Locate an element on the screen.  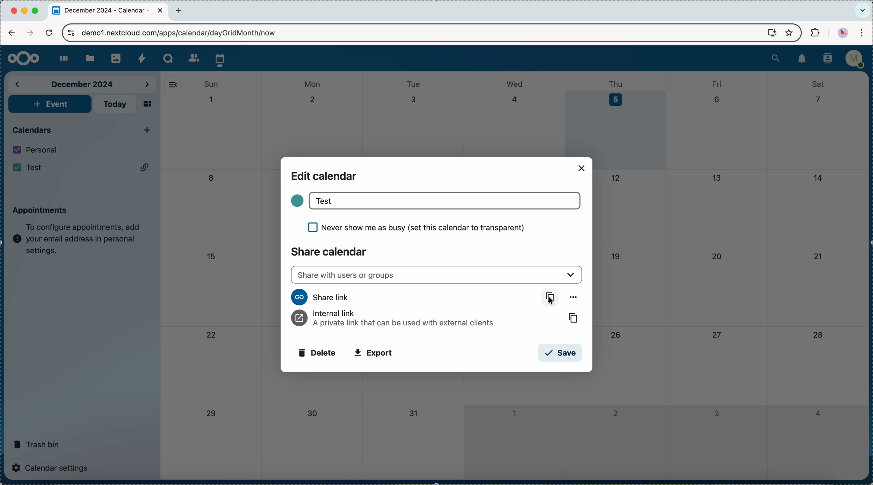
navigate foward is located at coordinates (29, 33).